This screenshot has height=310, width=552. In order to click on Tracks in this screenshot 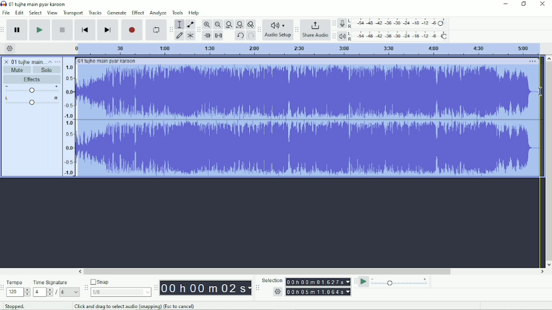, I will do `click(95, 13)`.